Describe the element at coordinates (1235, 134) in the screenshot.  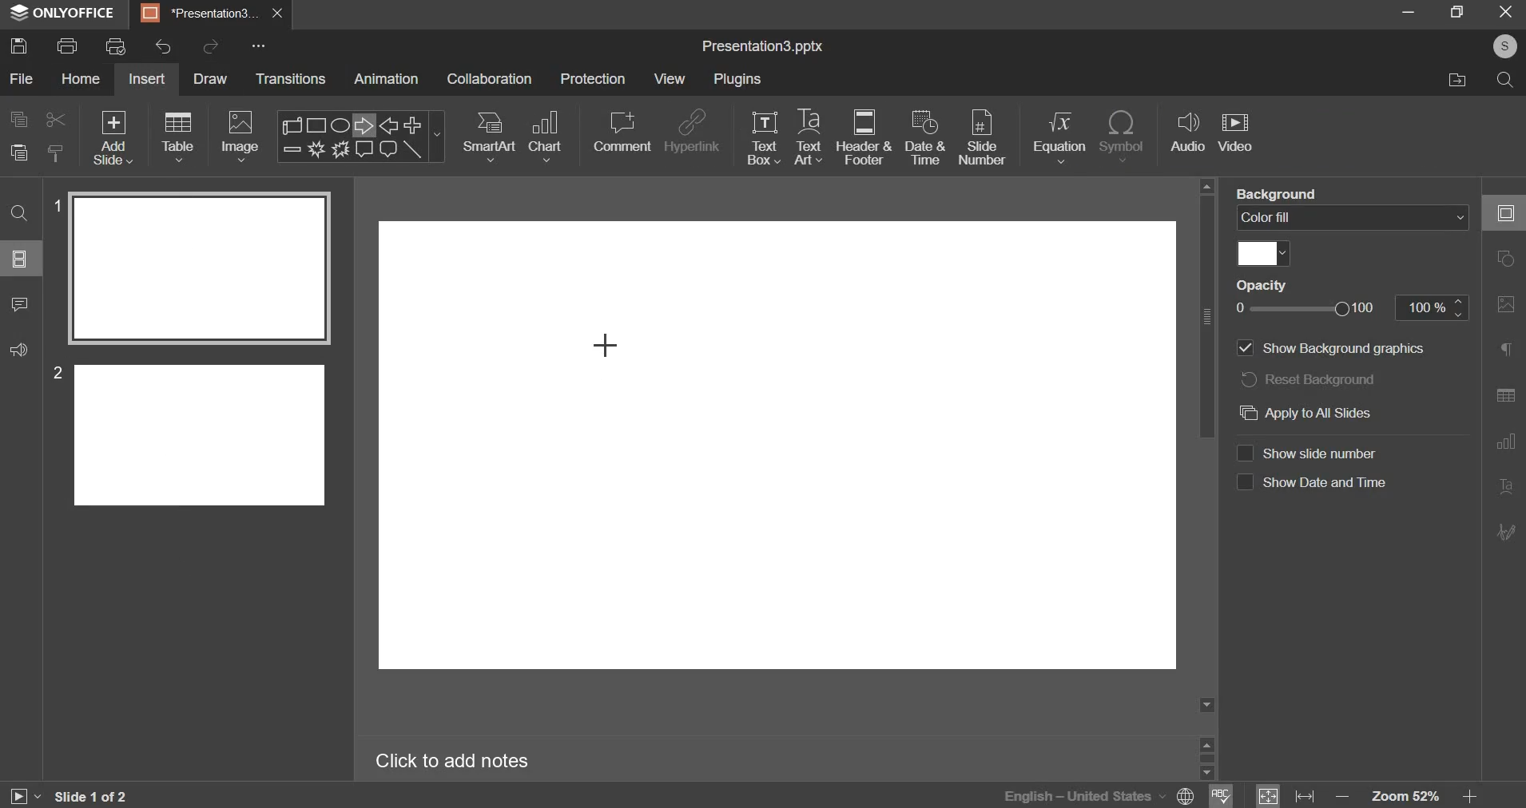
I see `video` at that location.